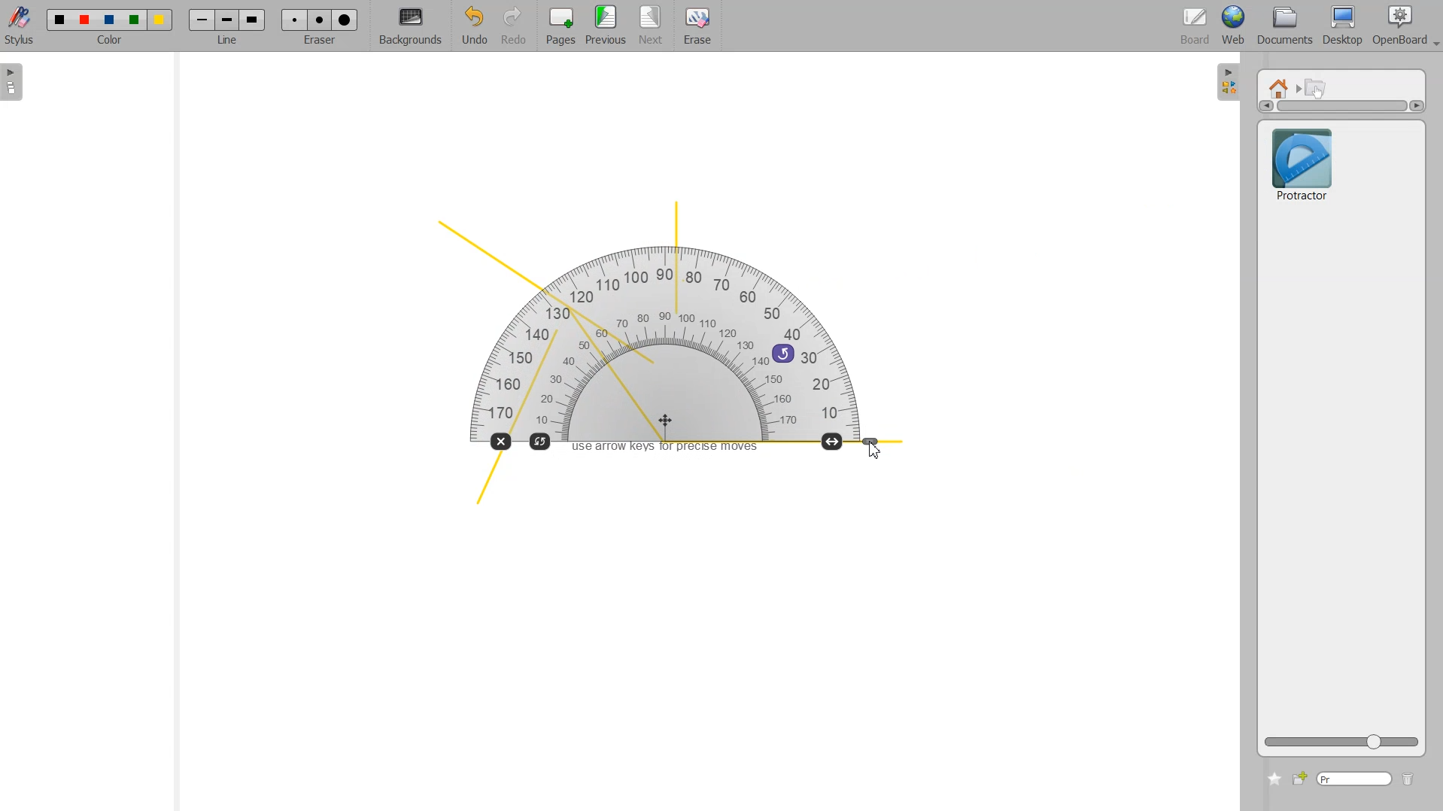 The height and width of the screenshot is (811, 1443). Describe the element at coordinates (230, 42) in the screenshot. I see `line` at that location.